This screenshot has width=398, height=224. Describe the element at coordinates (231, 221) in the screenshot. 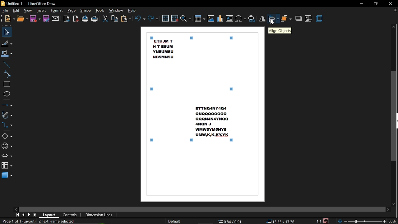

I see `0.54/0.91` at that location.